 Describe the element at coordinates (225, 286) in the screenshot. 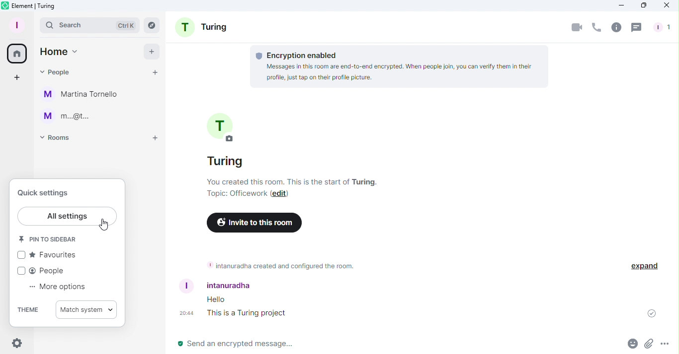

I see `Username` at that location.